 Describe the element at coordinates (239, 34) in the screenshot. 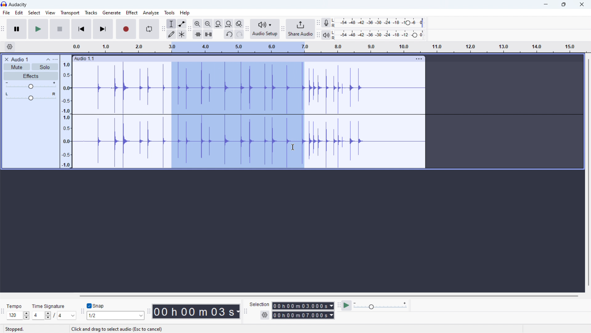

I see `redo` at that location.